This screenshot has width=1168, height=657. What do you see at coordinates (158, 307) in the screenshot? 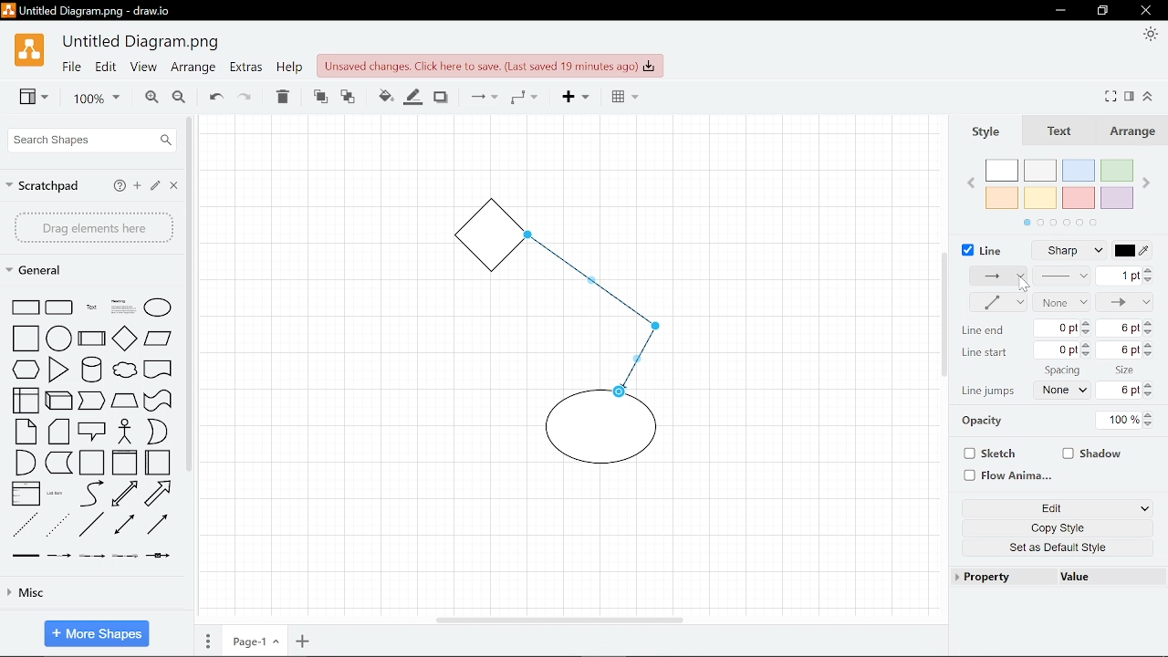
I see `shape` at bounding box center [158, 307].